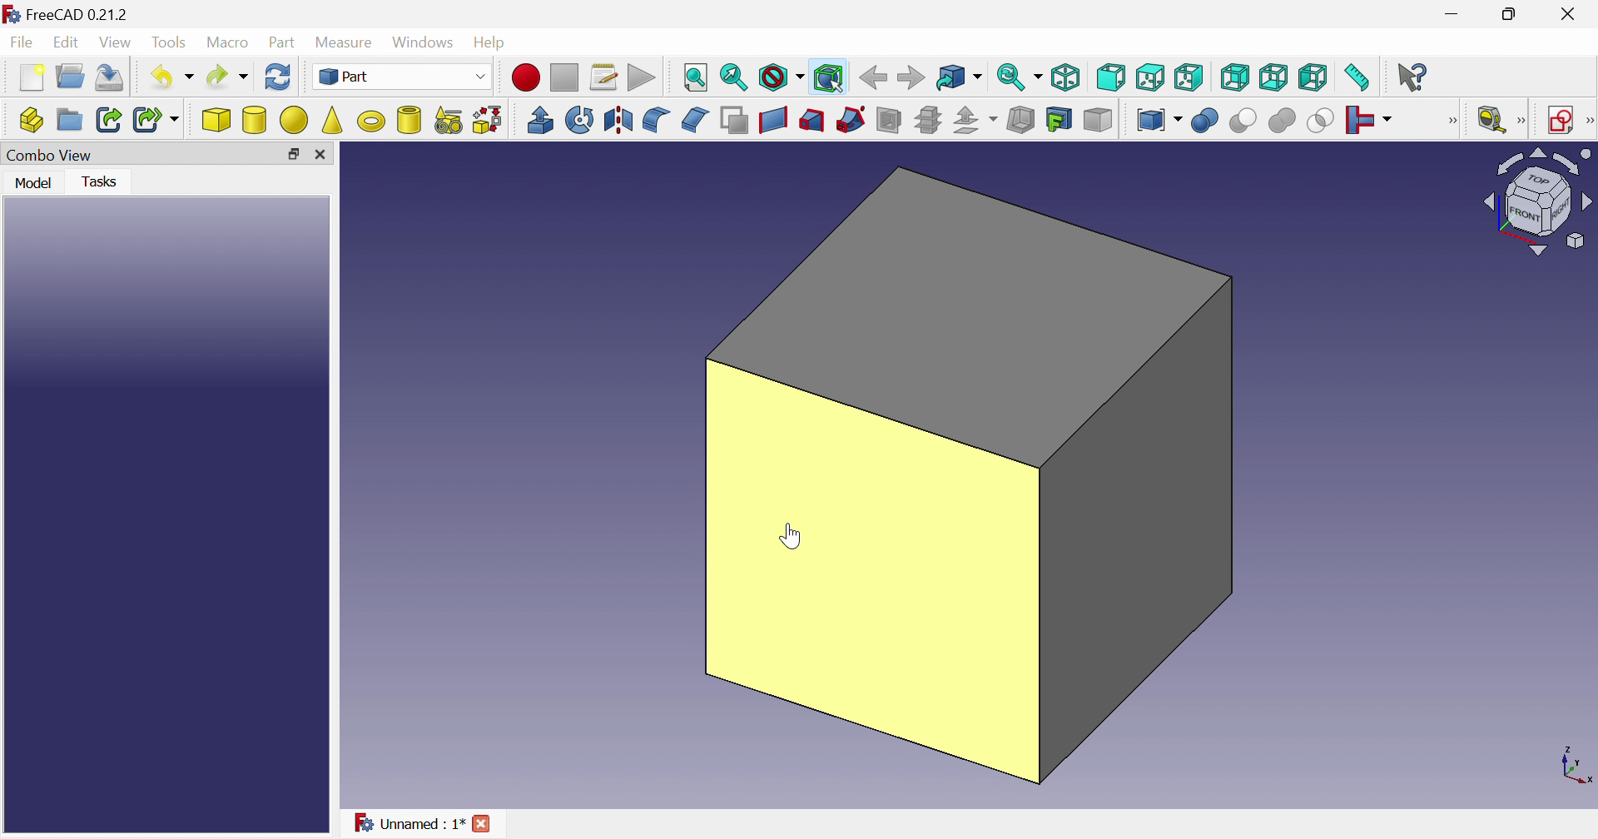  What do you see at coordinates (772, 120) in the screenshot?
I see `Create rules surface` at bounding box center [772, 120].